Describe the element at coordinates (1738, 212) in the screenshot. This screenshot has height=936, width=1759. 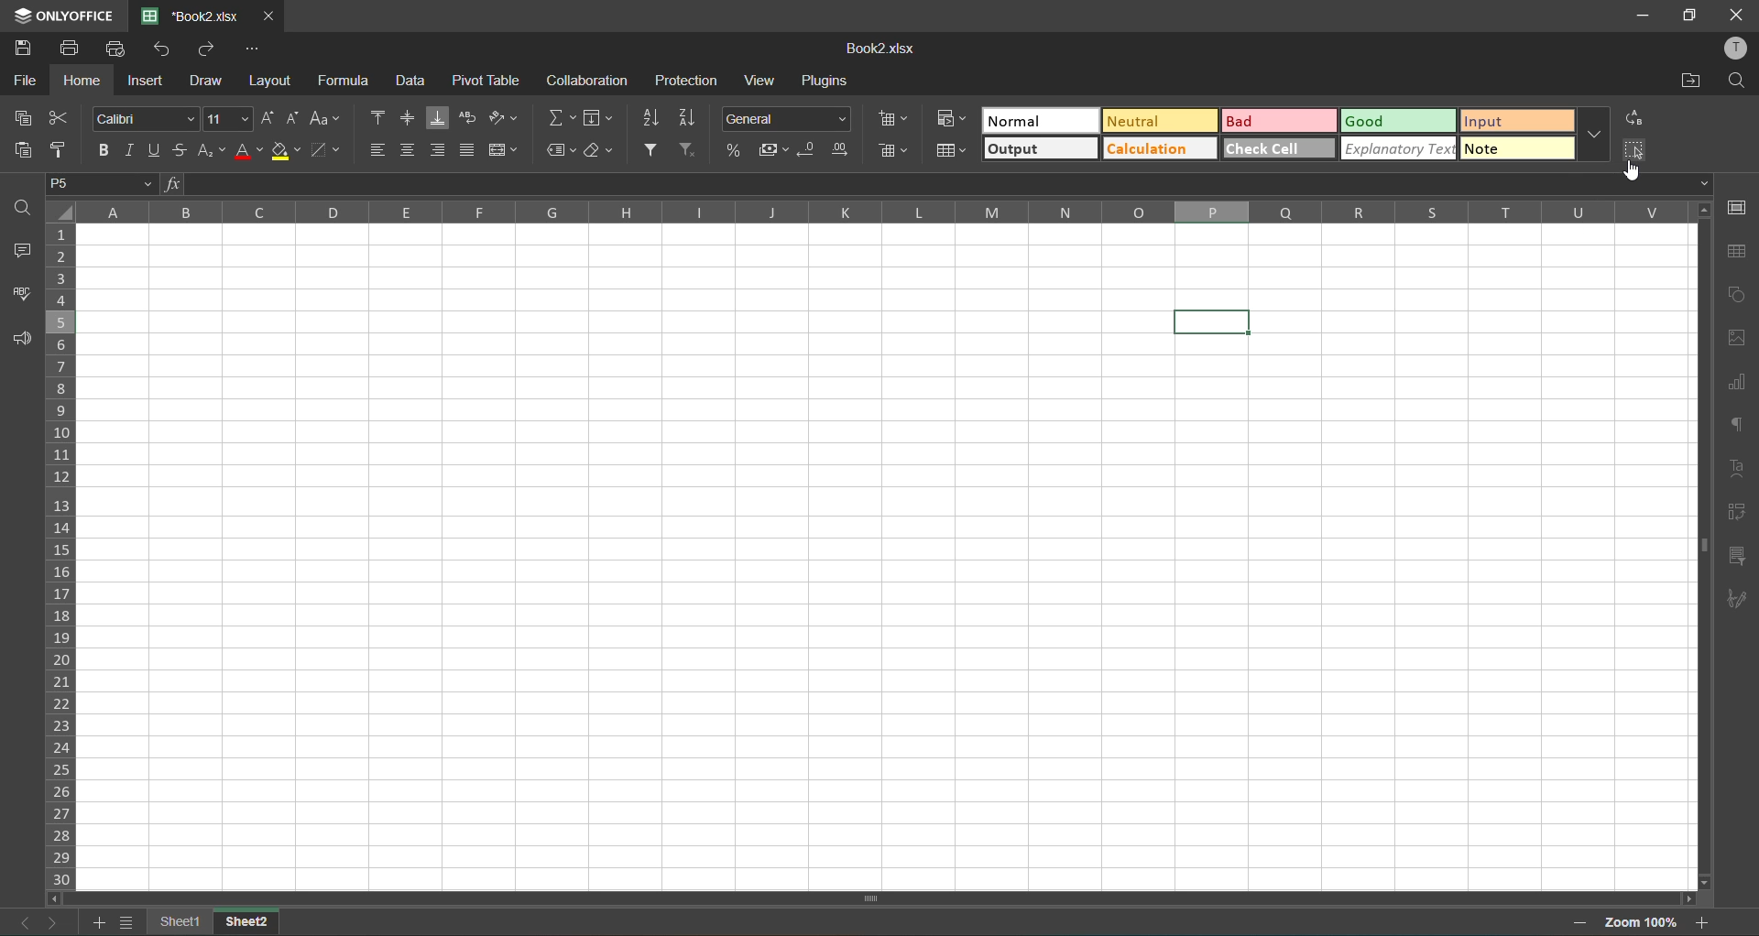
I see `cell settings` at that location.